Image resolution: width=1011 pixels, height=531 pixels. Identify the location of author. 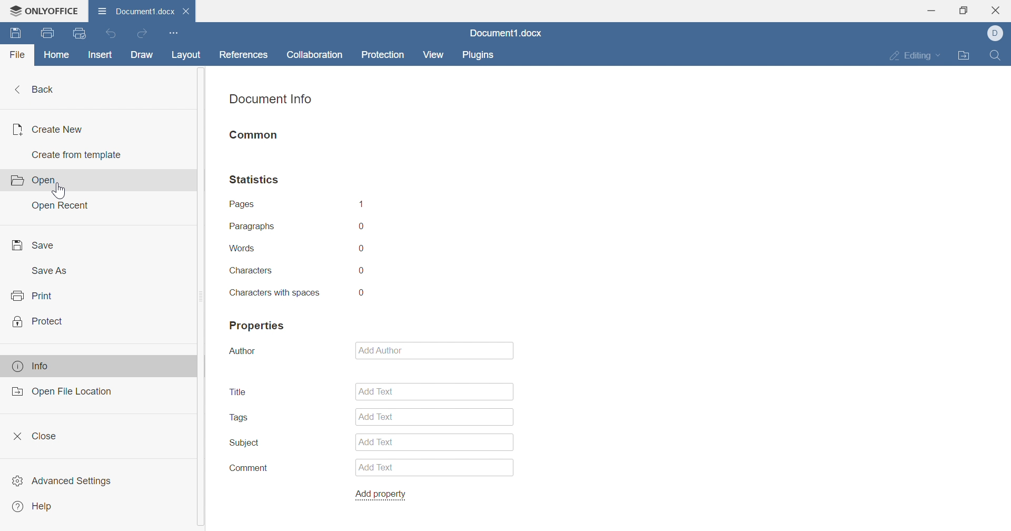
(244, 350).